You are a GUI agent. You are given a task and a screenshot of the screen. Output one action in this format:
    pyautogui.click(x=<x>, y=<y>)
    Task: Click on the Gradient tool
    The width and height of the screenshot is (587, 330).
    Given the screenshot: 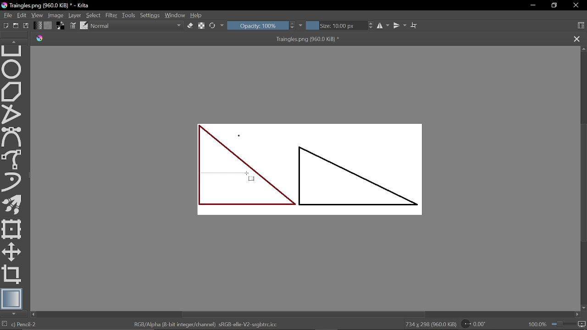 What is the action you would take?
    pyautogui.click(x=12, y=298)
    